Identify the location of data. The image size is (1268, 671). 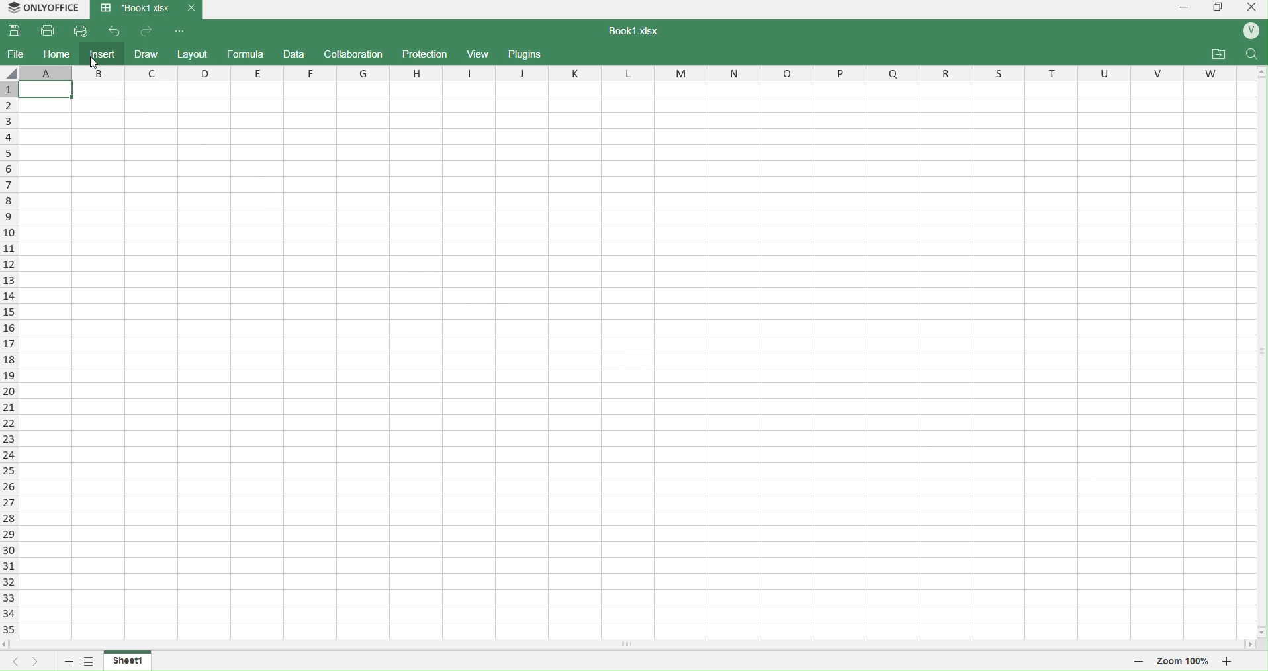
(296, 55).